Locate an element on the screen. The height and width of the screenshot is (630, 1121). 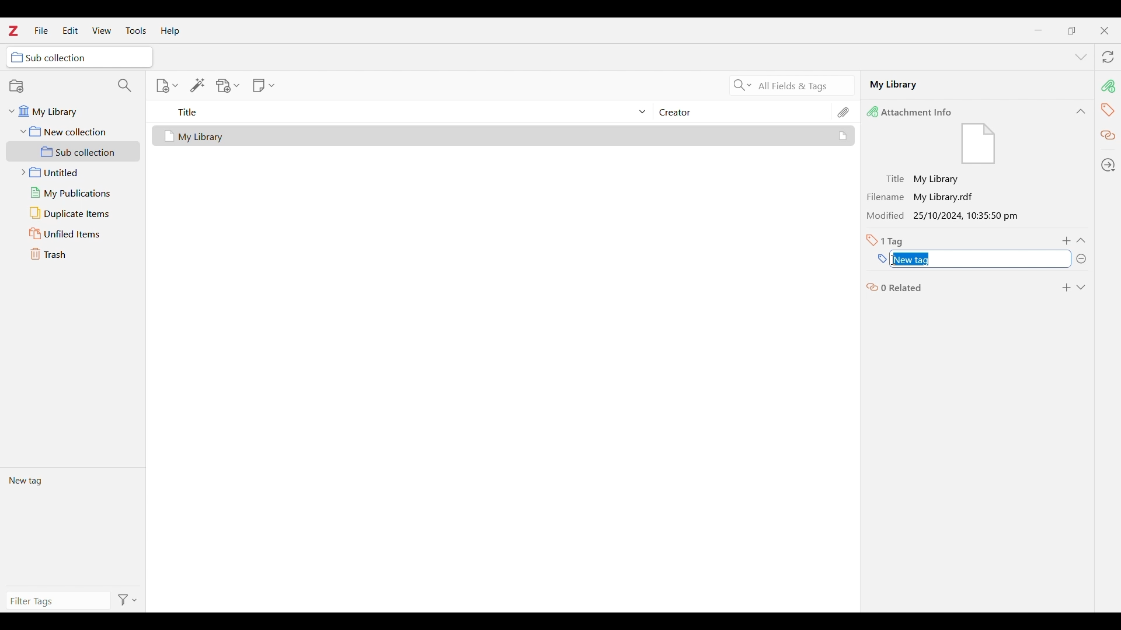
Sync with zotero.org is located at coordinates (1108, 57).